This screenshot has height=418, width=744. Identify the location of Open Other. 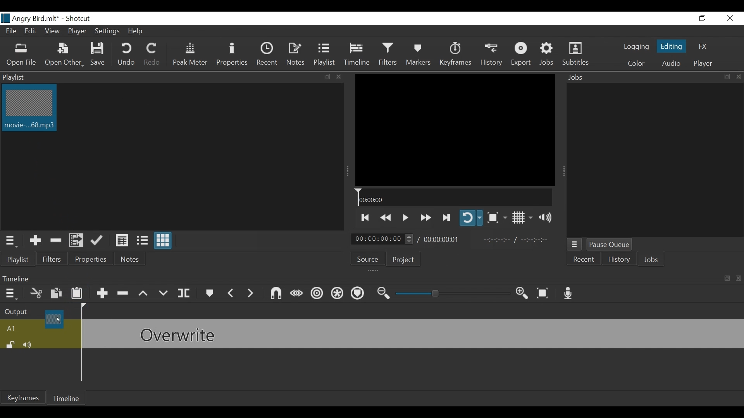
(64, 55).